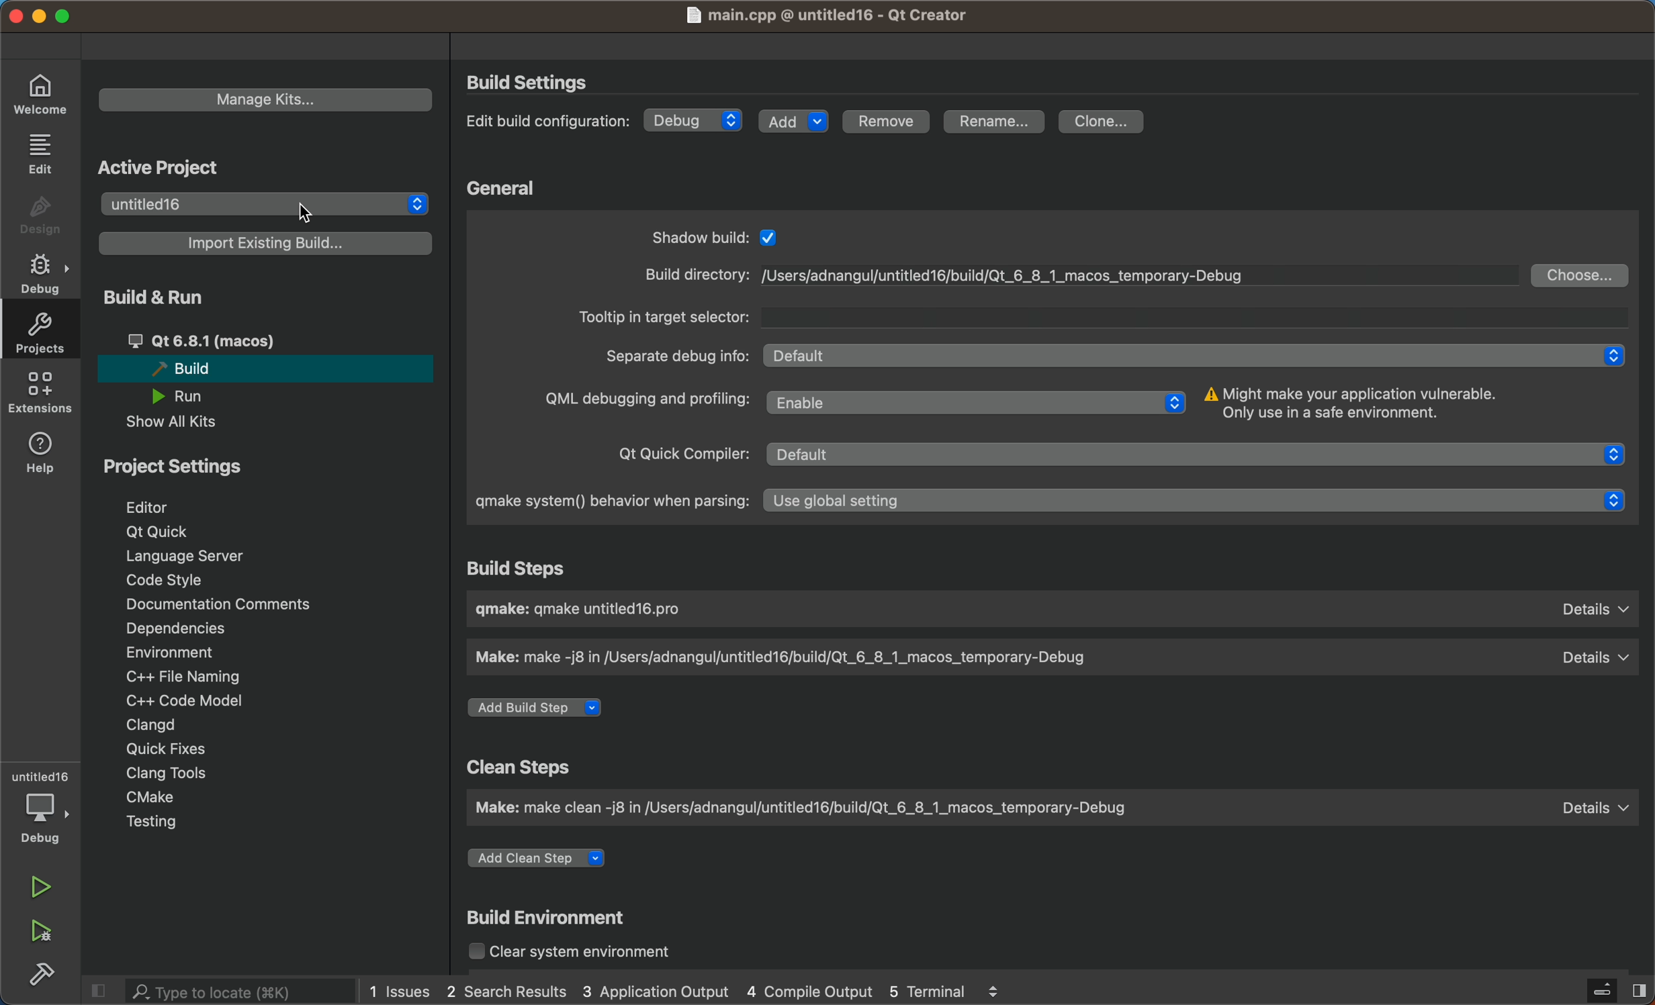 This screenshot has height=1005, width=1655. What do you see at coordinates (43, 331) in the screenshot?
I see `projects` at bounding box center [43, 331].